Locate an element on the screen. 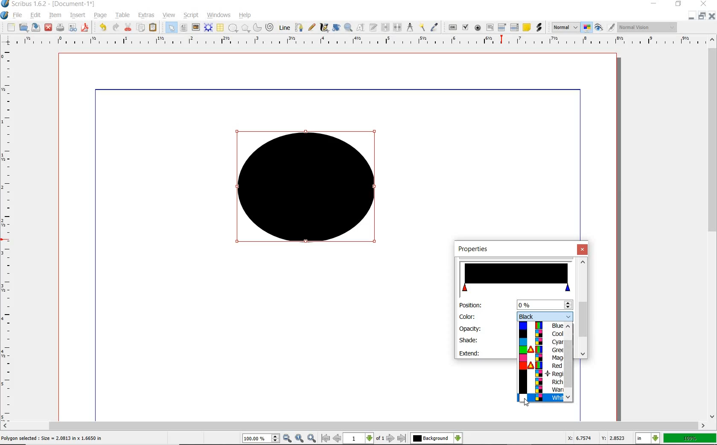 The height and width of the screenshot is (445, 717). EDIT TEXT WITH STORY EDITOR is located at coordinates (373, 27).